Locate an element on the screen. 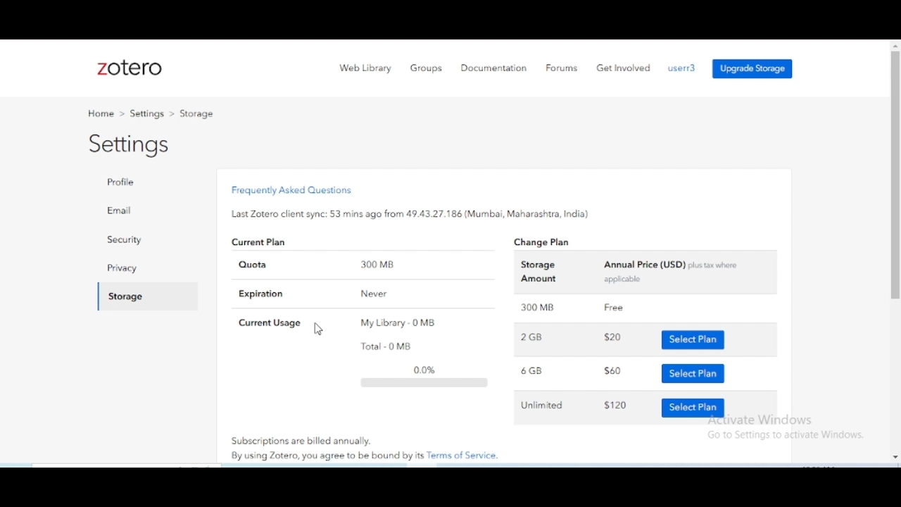 The width and height of the screenshot is (901, 507). settings is located at coordinates (148, 113).